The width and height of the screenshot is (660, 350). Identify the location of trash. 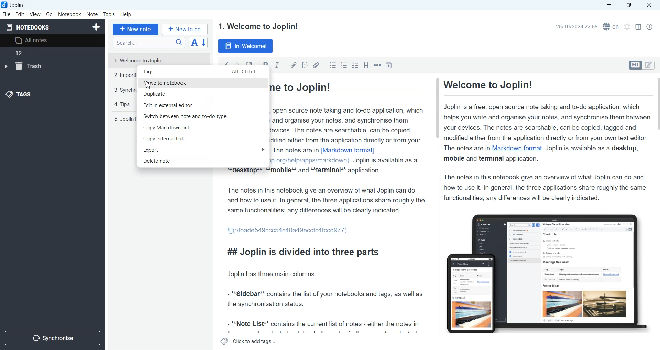
(26, 67).